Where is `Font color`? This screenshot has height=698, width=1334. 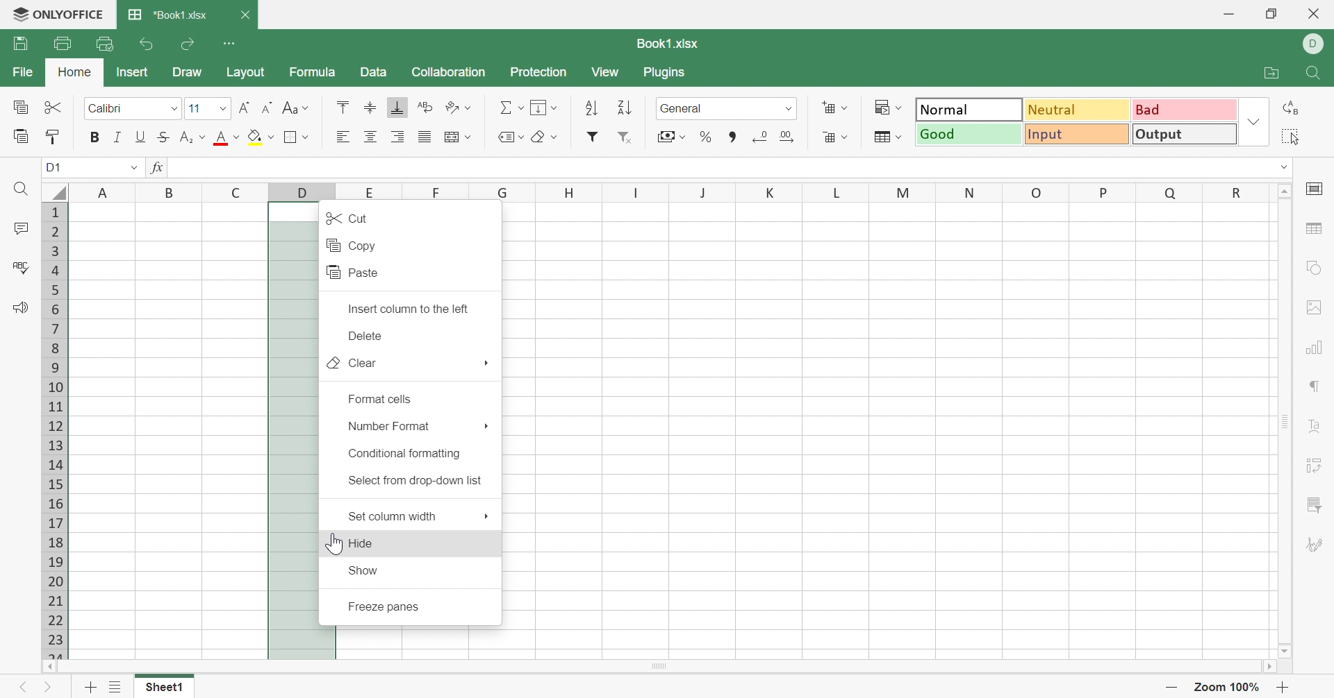
Font color is located at coordinates (223, 137).